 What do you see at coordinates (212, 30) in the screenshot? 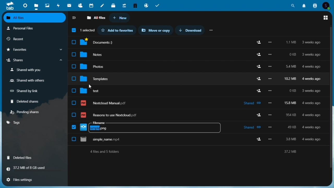
I see `more` at bounding box center [212, 30].